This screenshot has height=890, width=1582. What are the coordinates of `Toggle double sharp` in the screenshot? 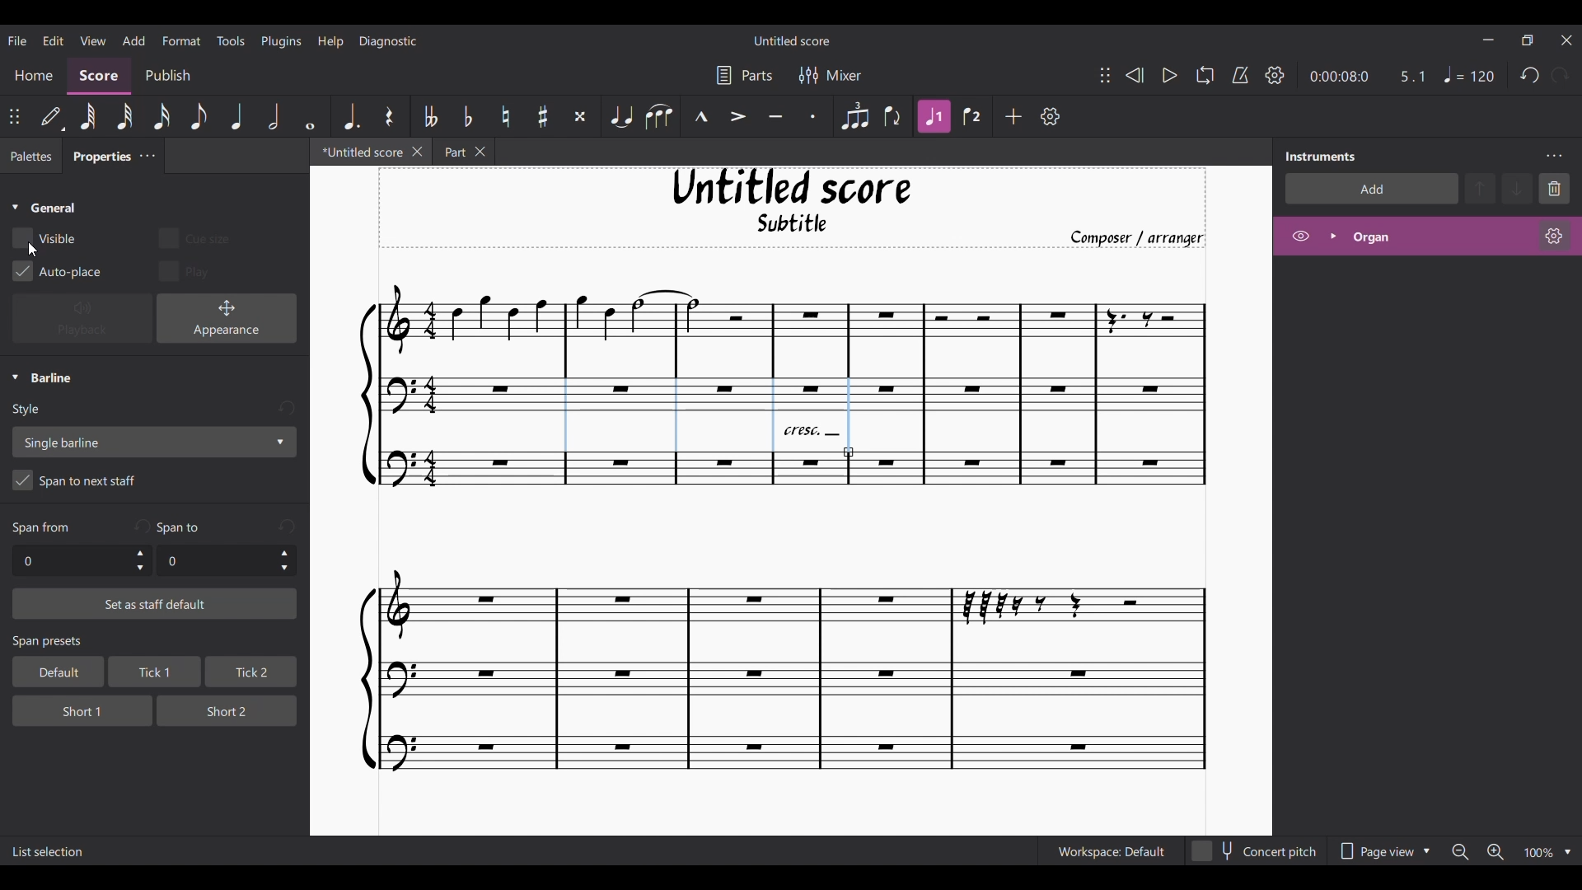 It's located at (580, 117).